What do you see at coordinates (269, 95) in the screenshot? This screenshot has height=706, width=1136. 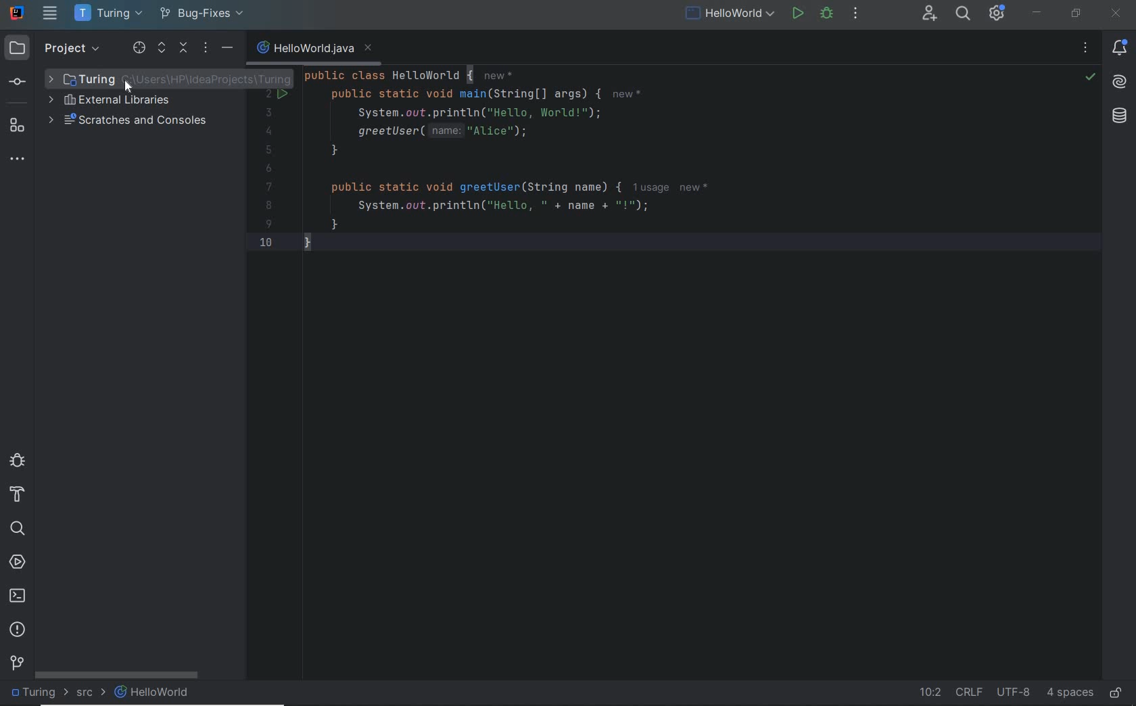 I see `2` at bounding box center [269, 95].